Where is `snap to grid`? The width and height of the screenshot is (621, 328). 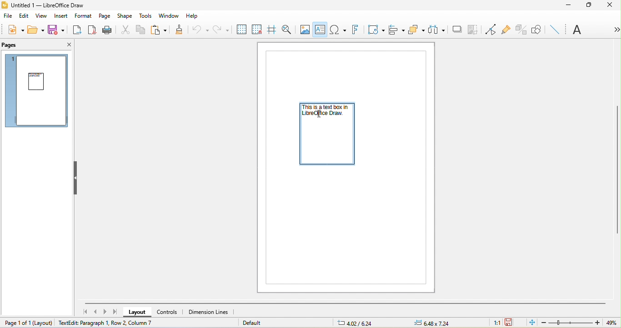 snap to grid is located at coordinates (256, 30).